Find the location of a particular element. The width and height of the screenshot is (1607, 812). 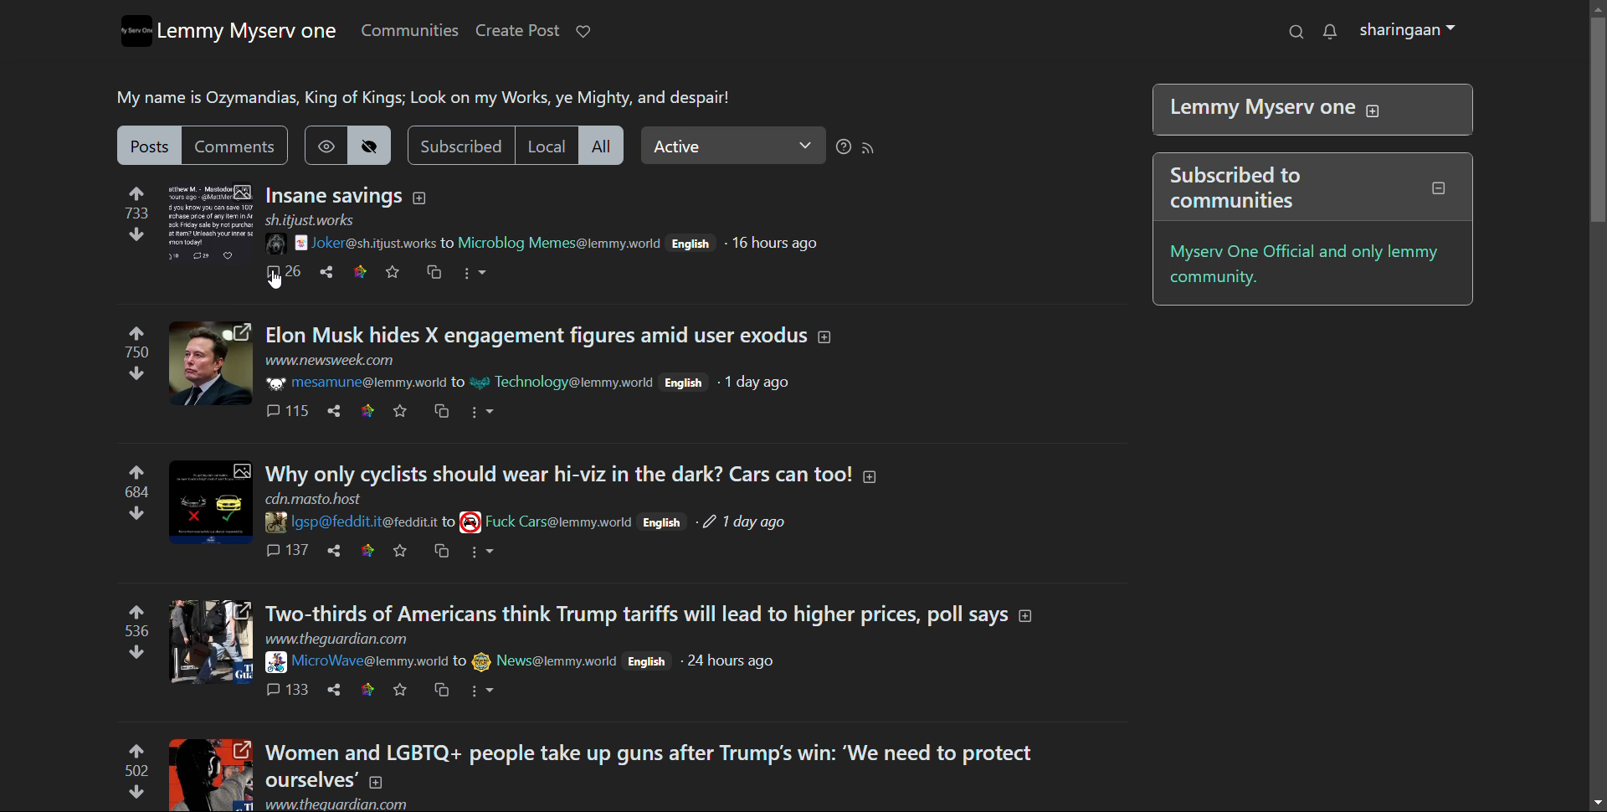

time of post is located at coordinates (778, 244).